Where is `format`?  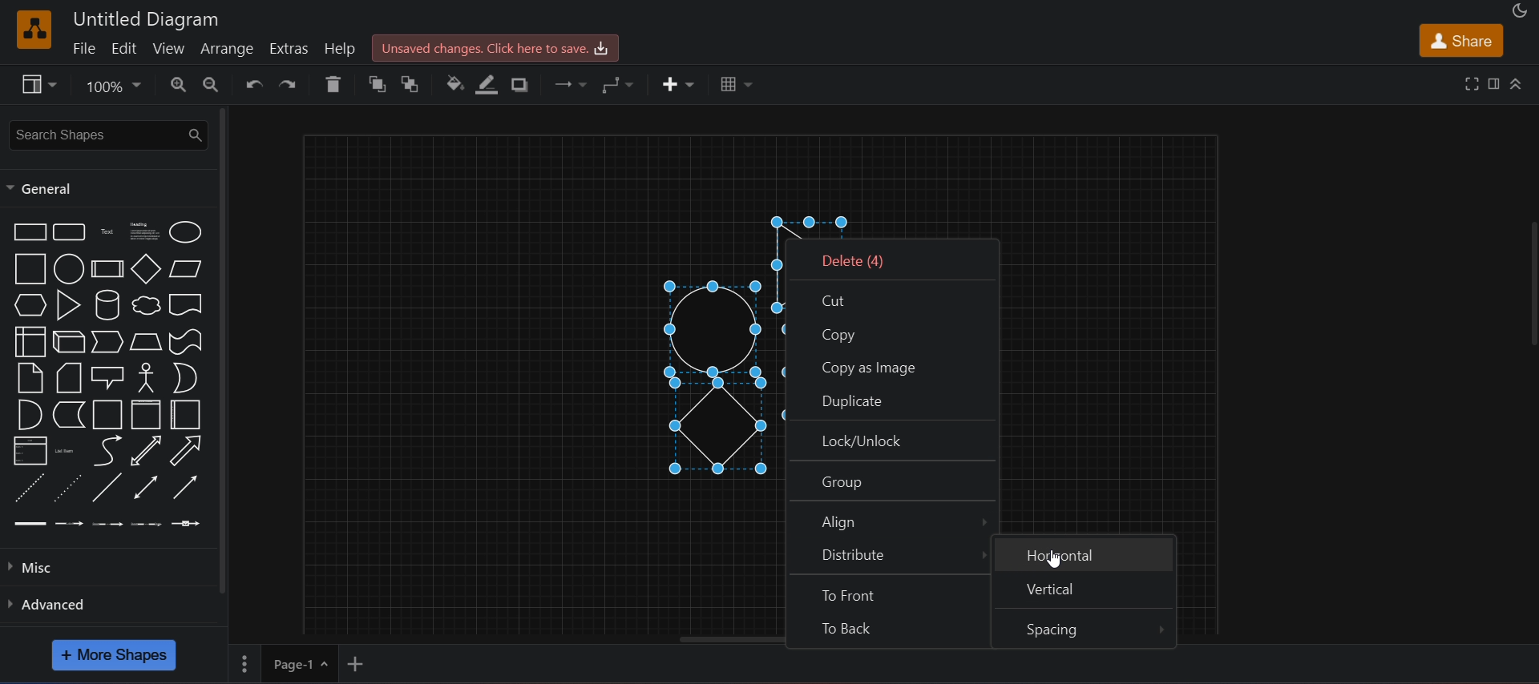 format is located at coordinates (1494, 83).